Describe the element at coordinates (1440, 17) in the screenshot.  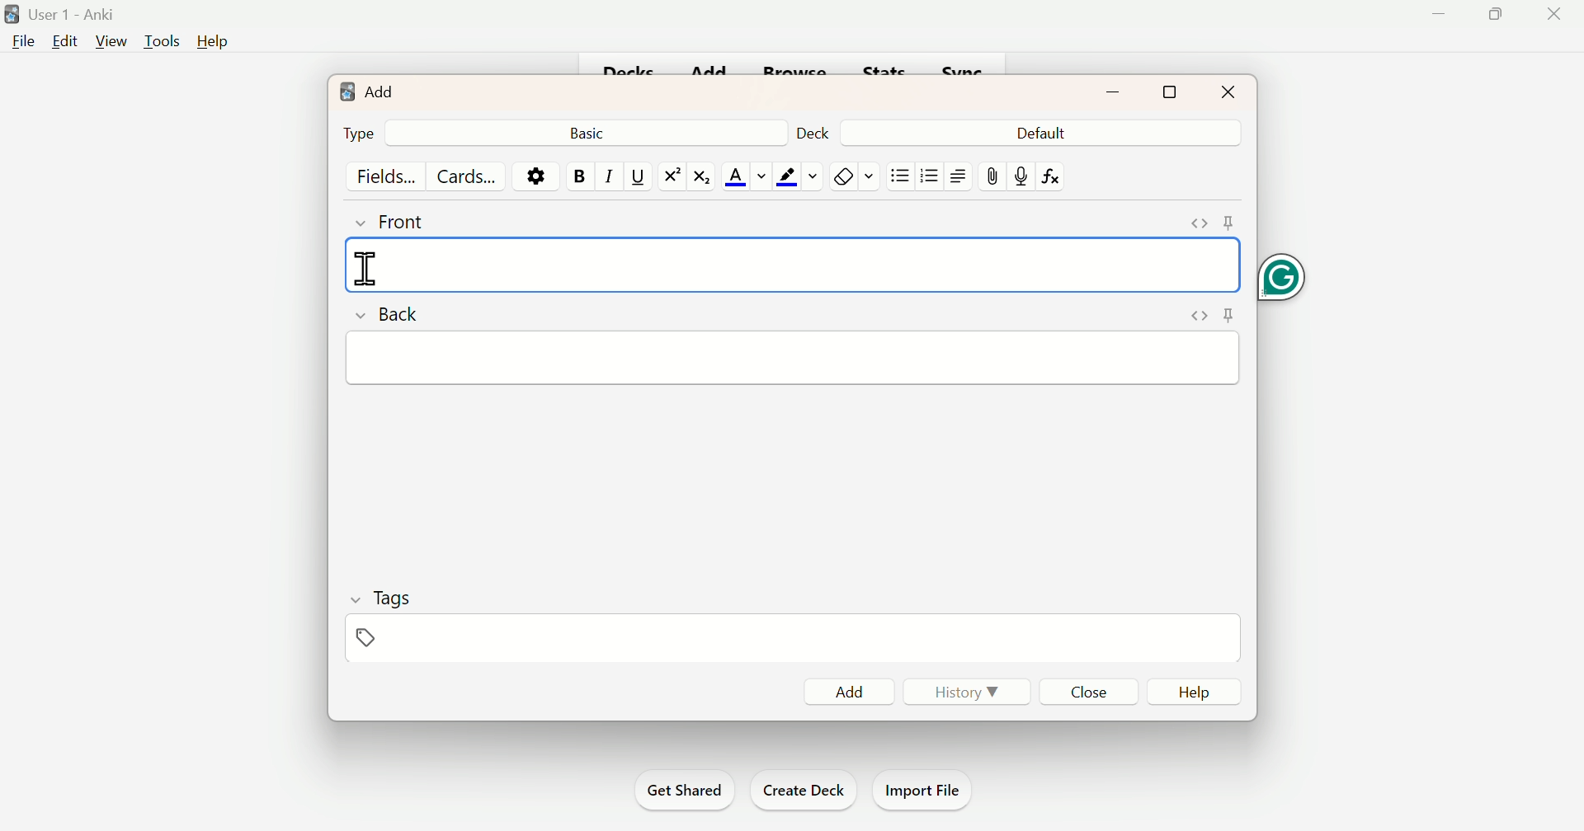
I see `Minimize` at that location.